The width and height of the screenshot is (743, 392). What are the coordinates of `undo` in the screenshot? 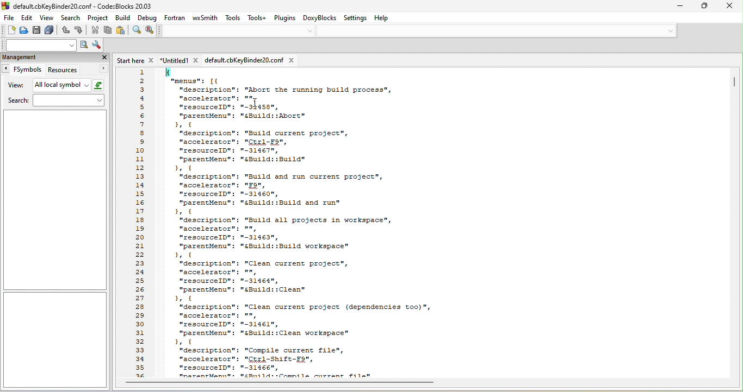 It's located at (65, 31).